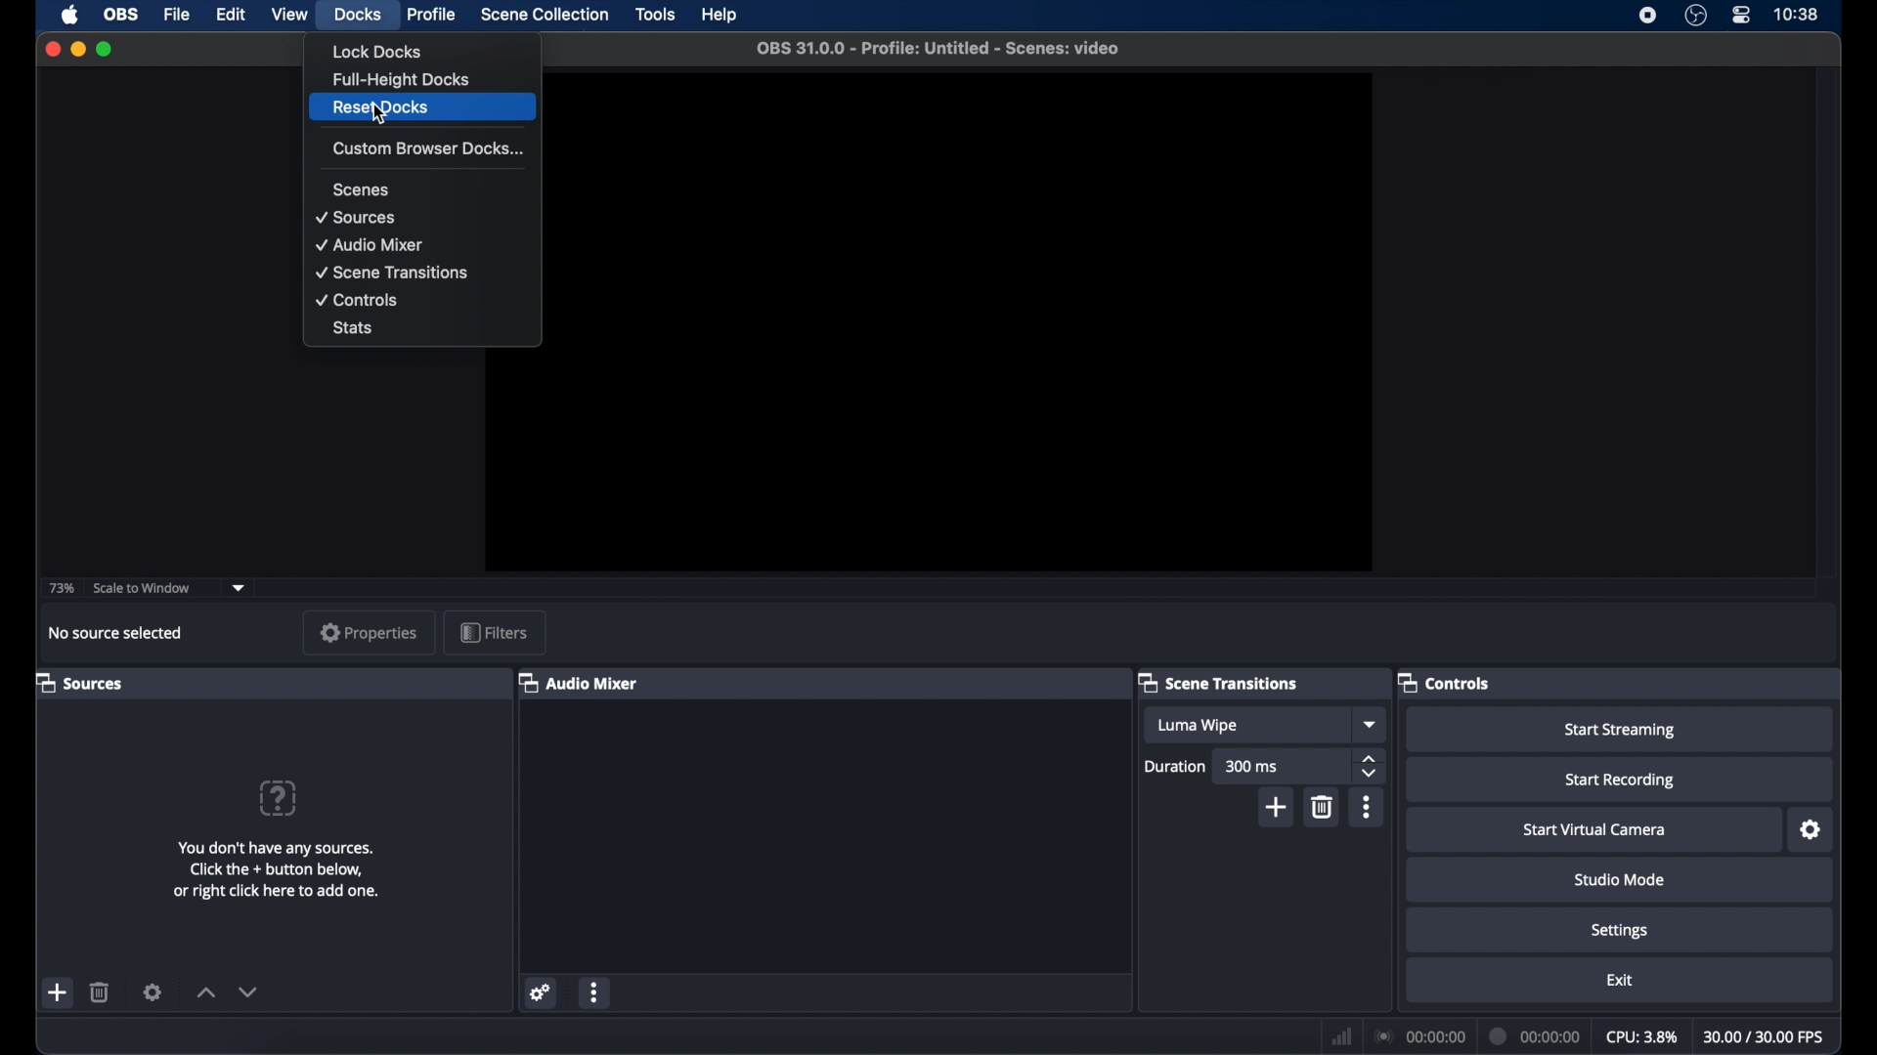  Describe the element at coordinates (494, 632) in the screenshot. I see `filters` at that location.